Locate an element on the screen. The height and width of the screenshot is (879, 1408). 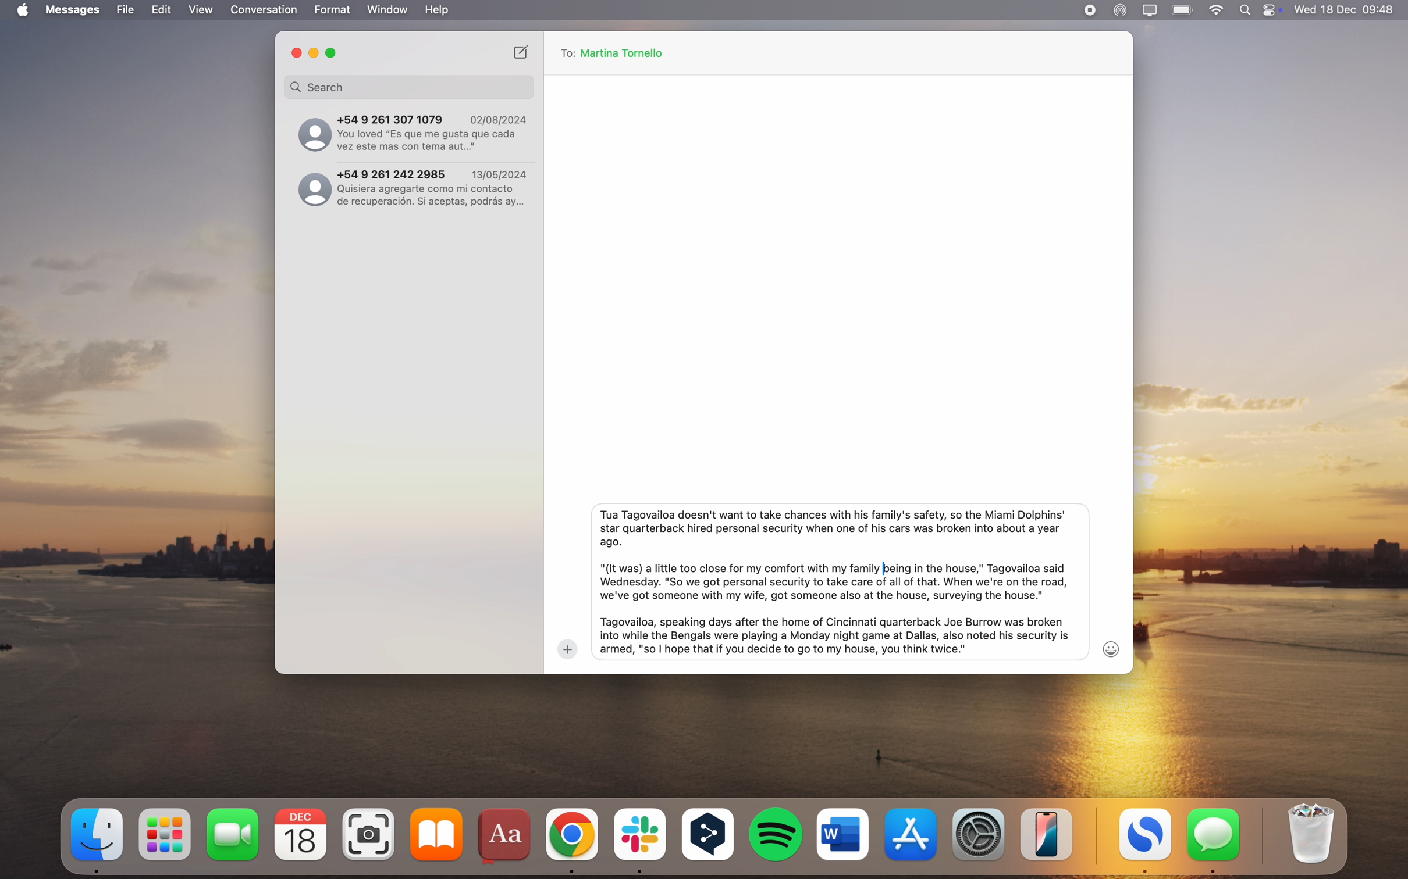
view is located at coordinates (201, 10).